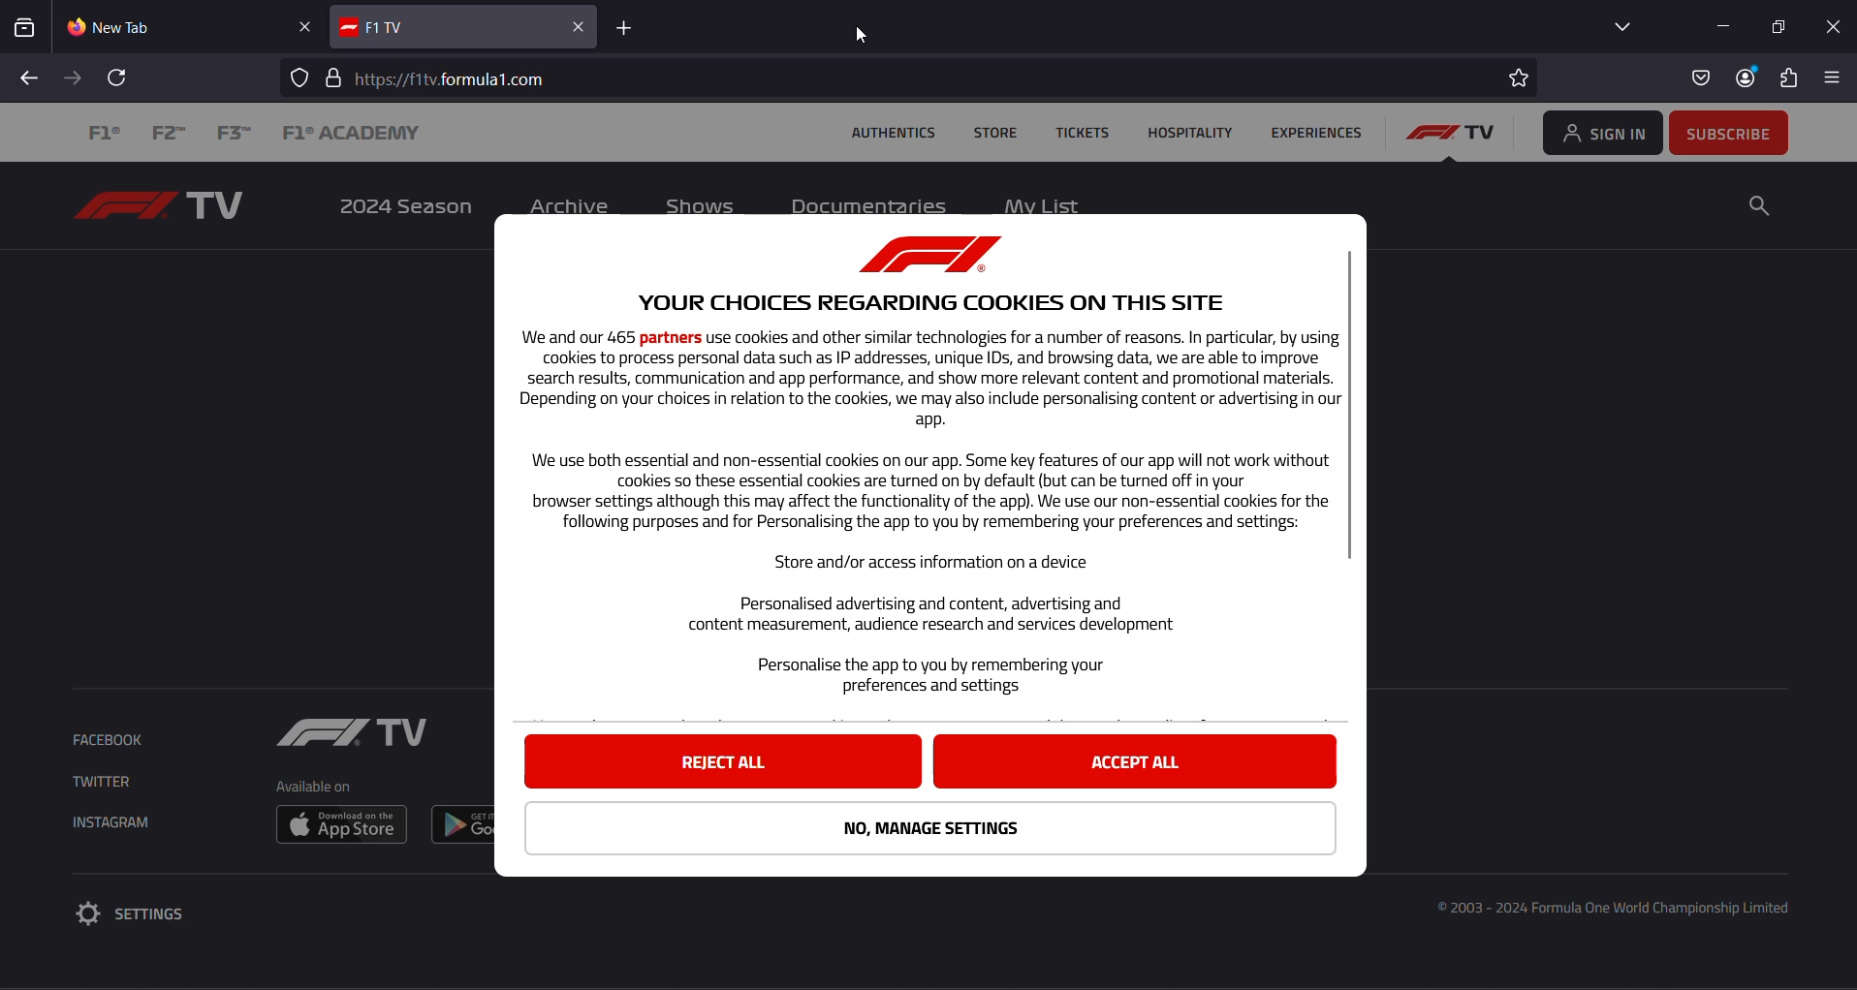  Describe the element at coordinates (1043, 202) in the screenshot. I see `my list` at that location.